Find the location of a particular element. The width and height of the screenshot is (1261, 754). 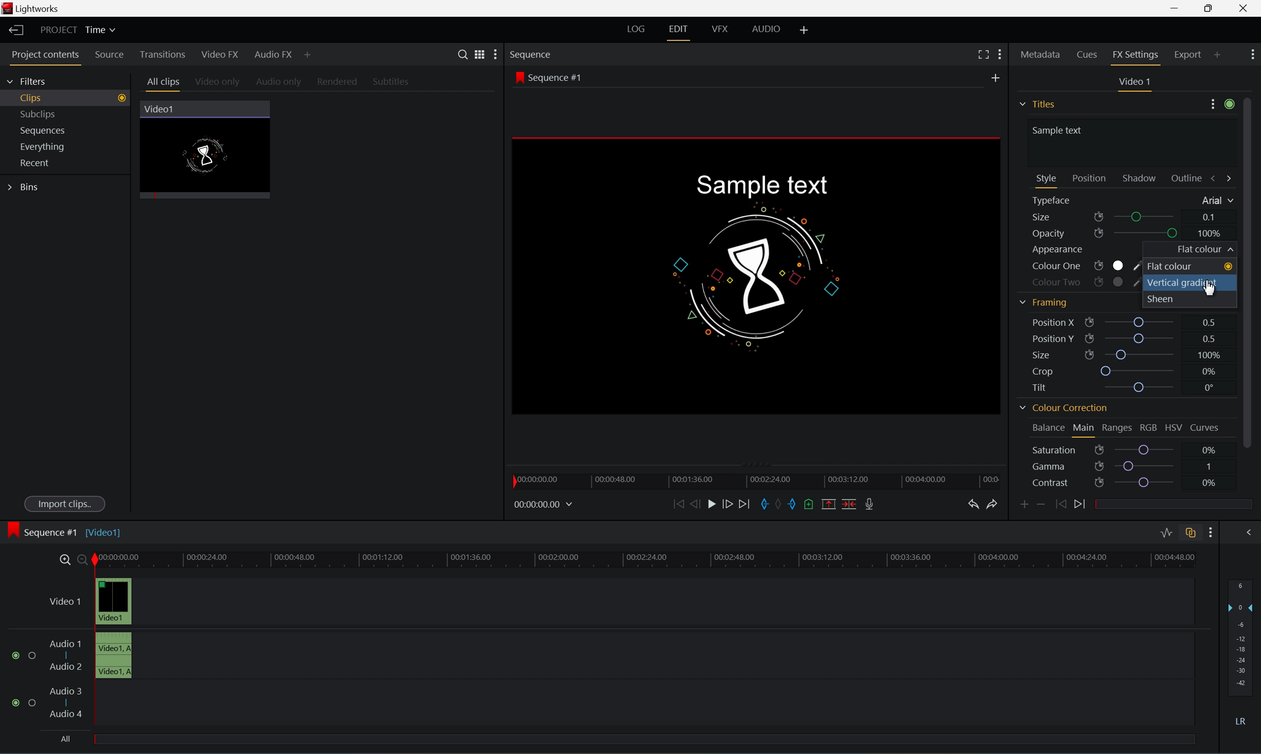

tilt is located at coordinates (1045, 387).